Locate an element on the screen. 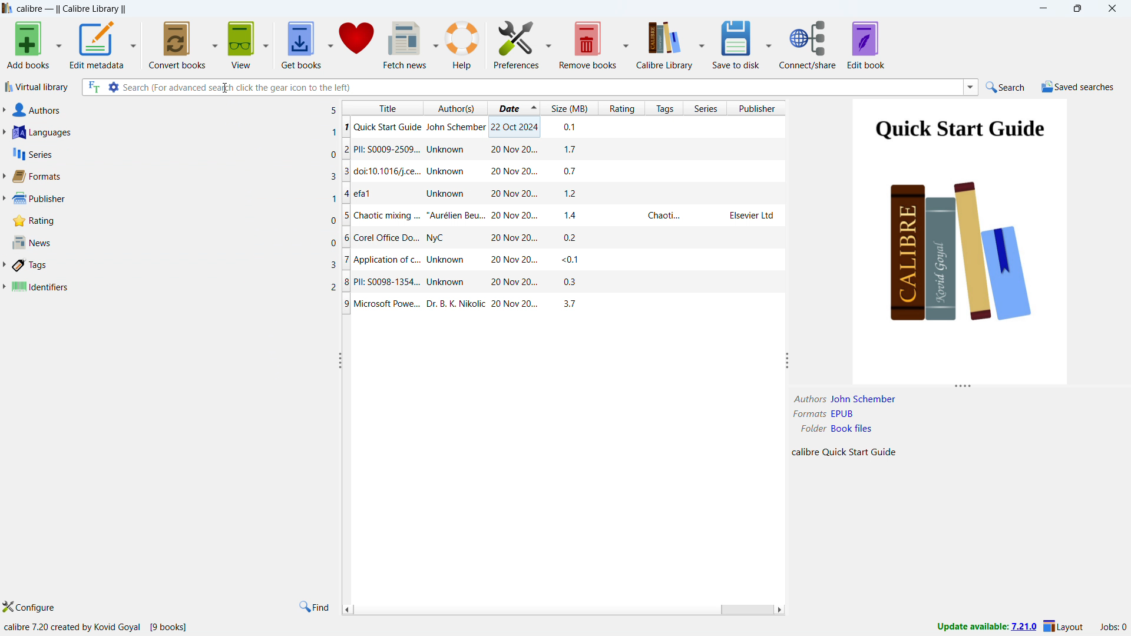  do a quicj search is located at coordinates (1006, 86).